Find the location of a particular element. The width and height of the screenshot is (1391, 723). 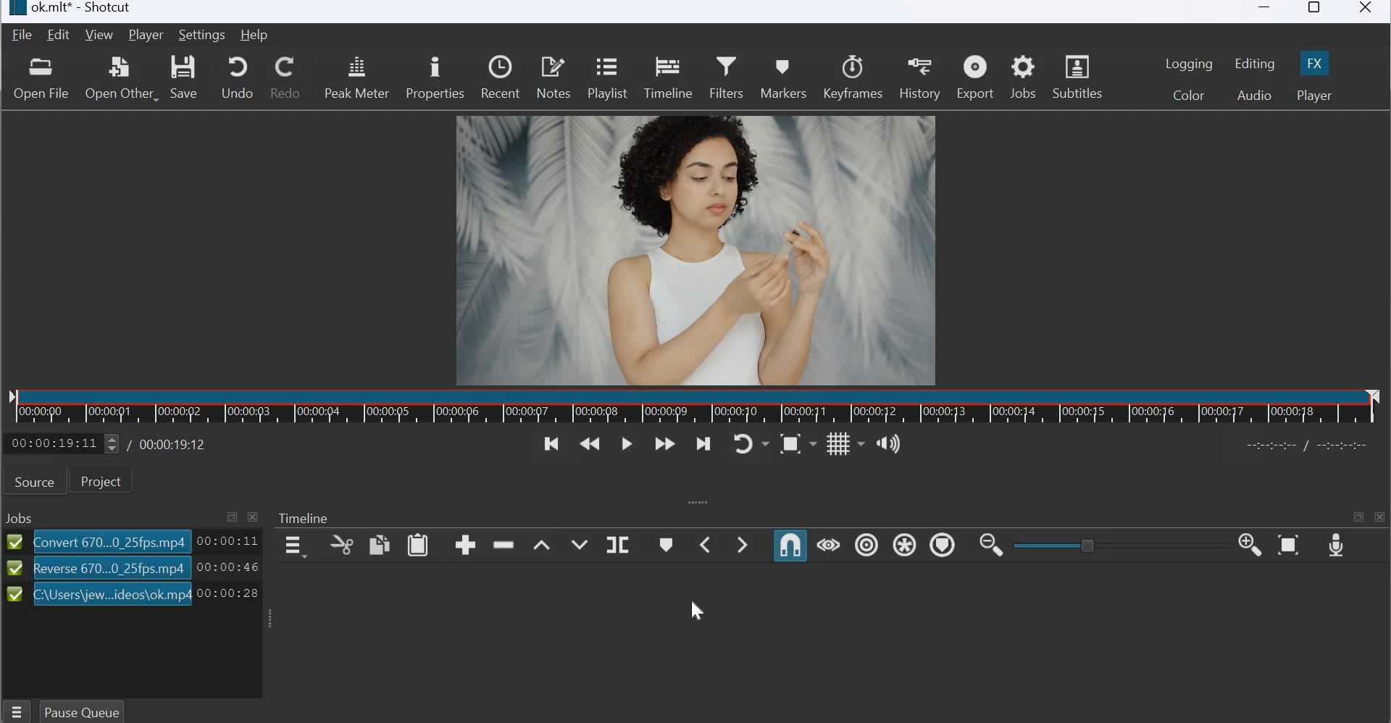

Maximize is located at coordinates (1315, 10).